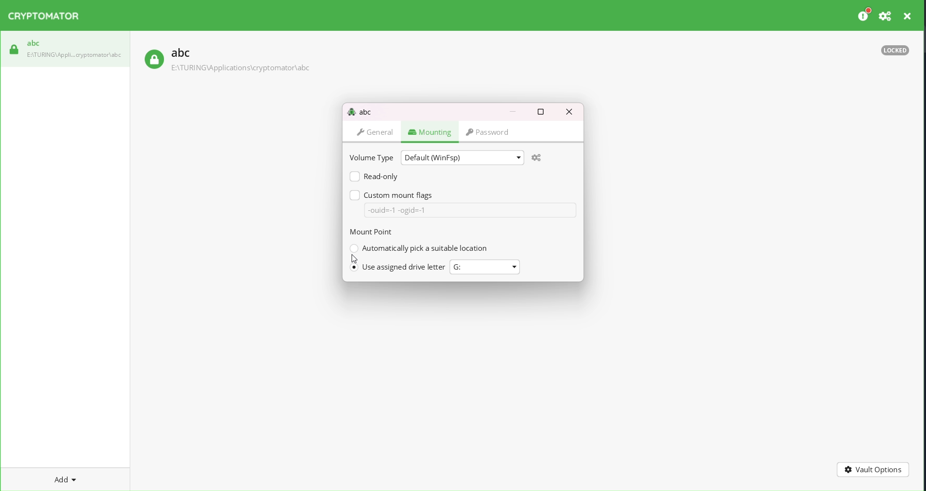  What do you see at coordinates (537, 157) in the screenshot?
I see `settings` at bounding box center [537, 157].